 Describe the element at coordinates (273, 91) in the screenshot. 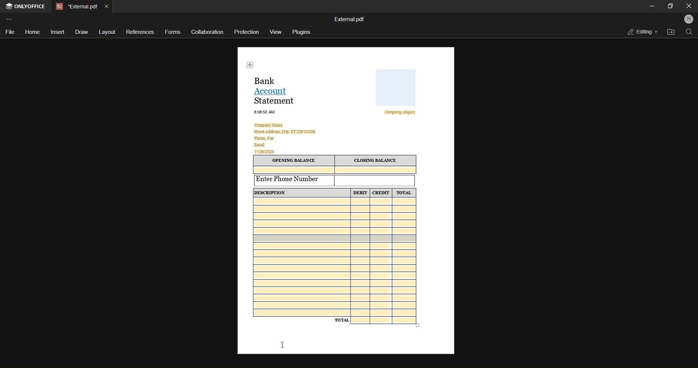

I see `Account` at that location.